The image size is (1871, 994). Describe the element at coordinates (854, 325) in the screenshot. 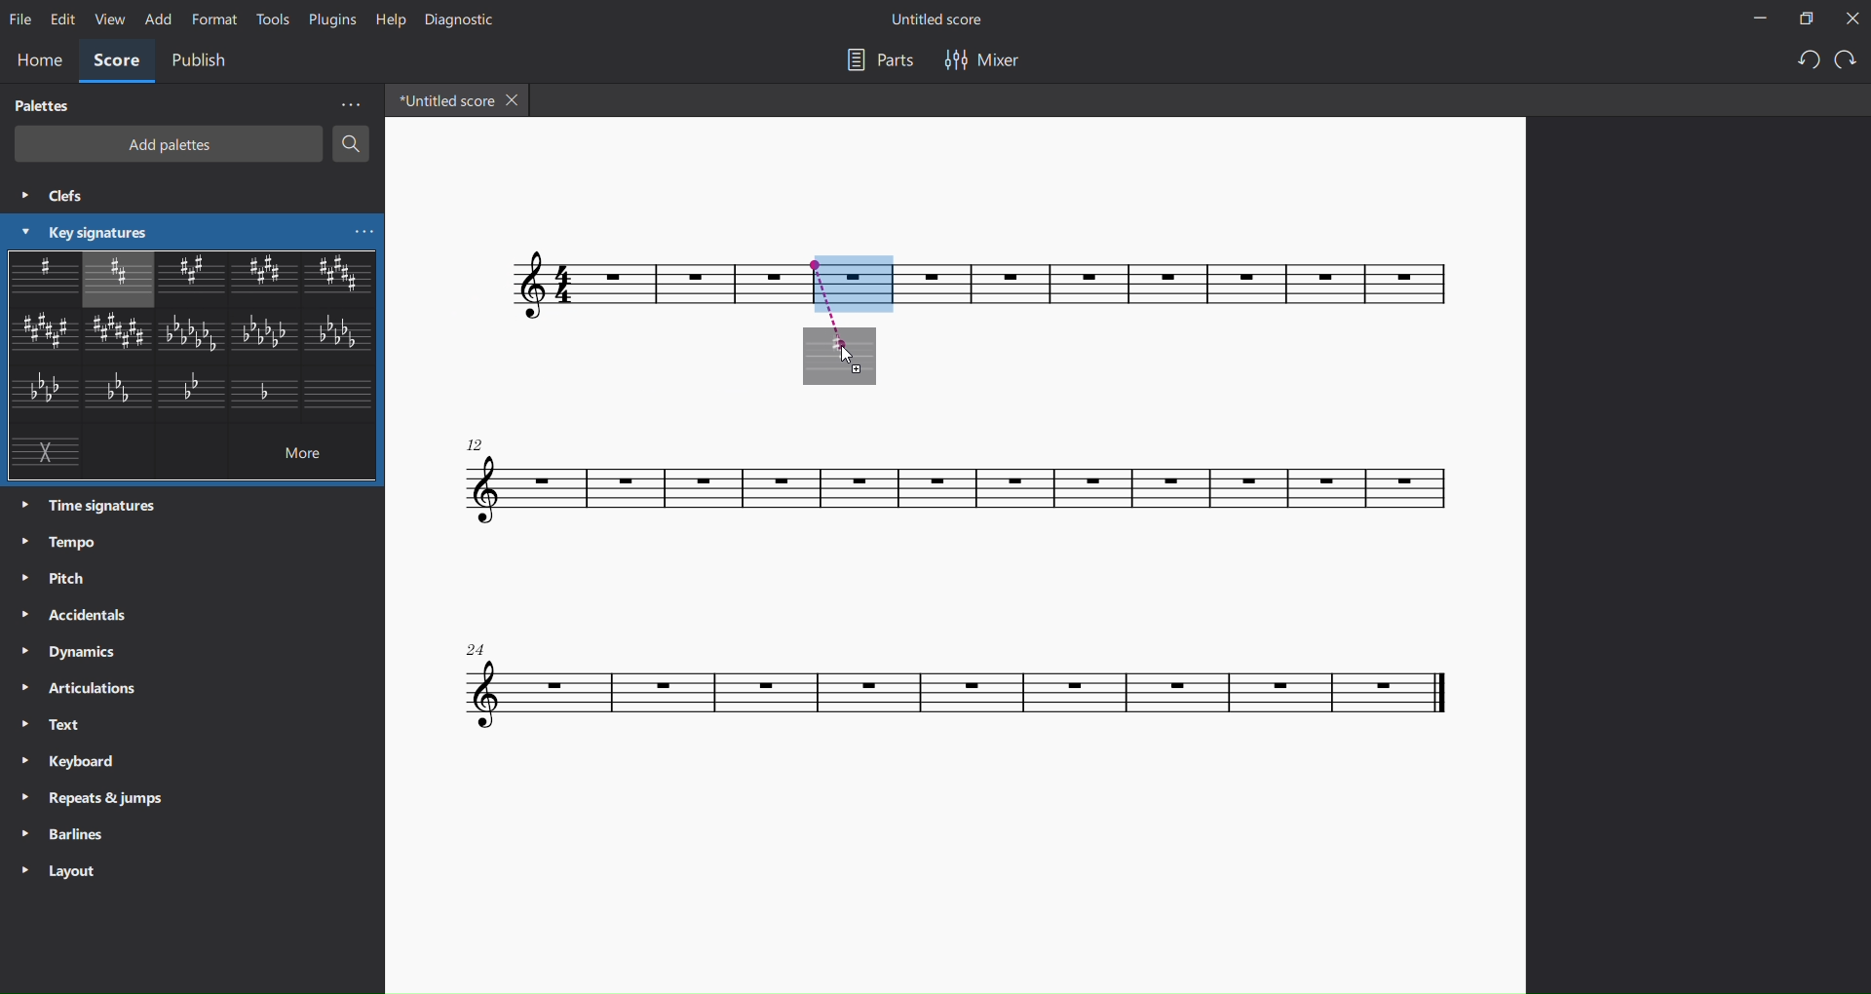

I see `inserting area` at that location.